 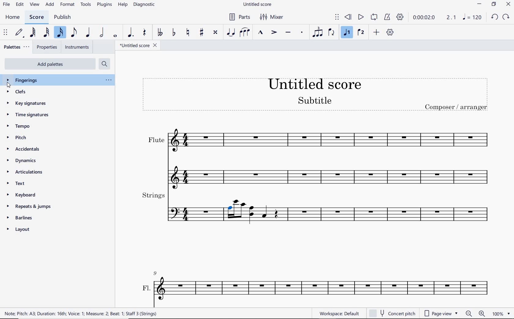 I want to click on file name, so click(x=138, y=46).